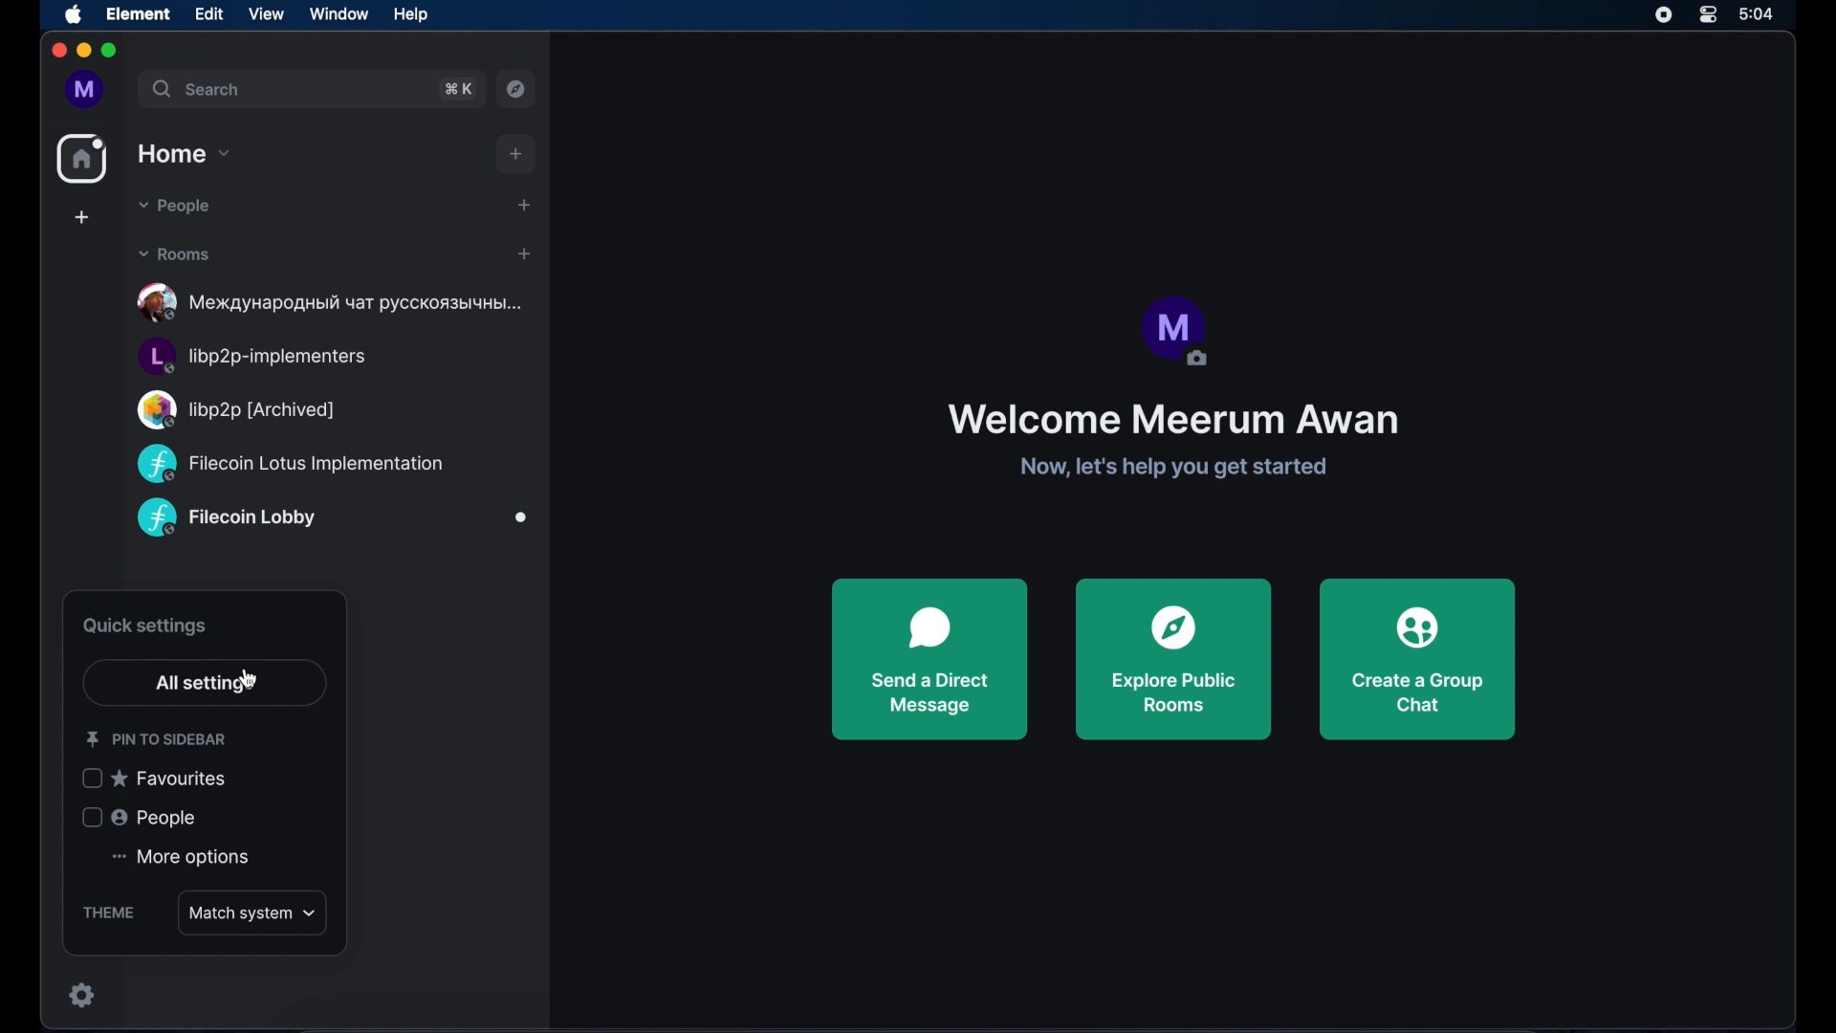  I want to click on view, so click(266, 13).